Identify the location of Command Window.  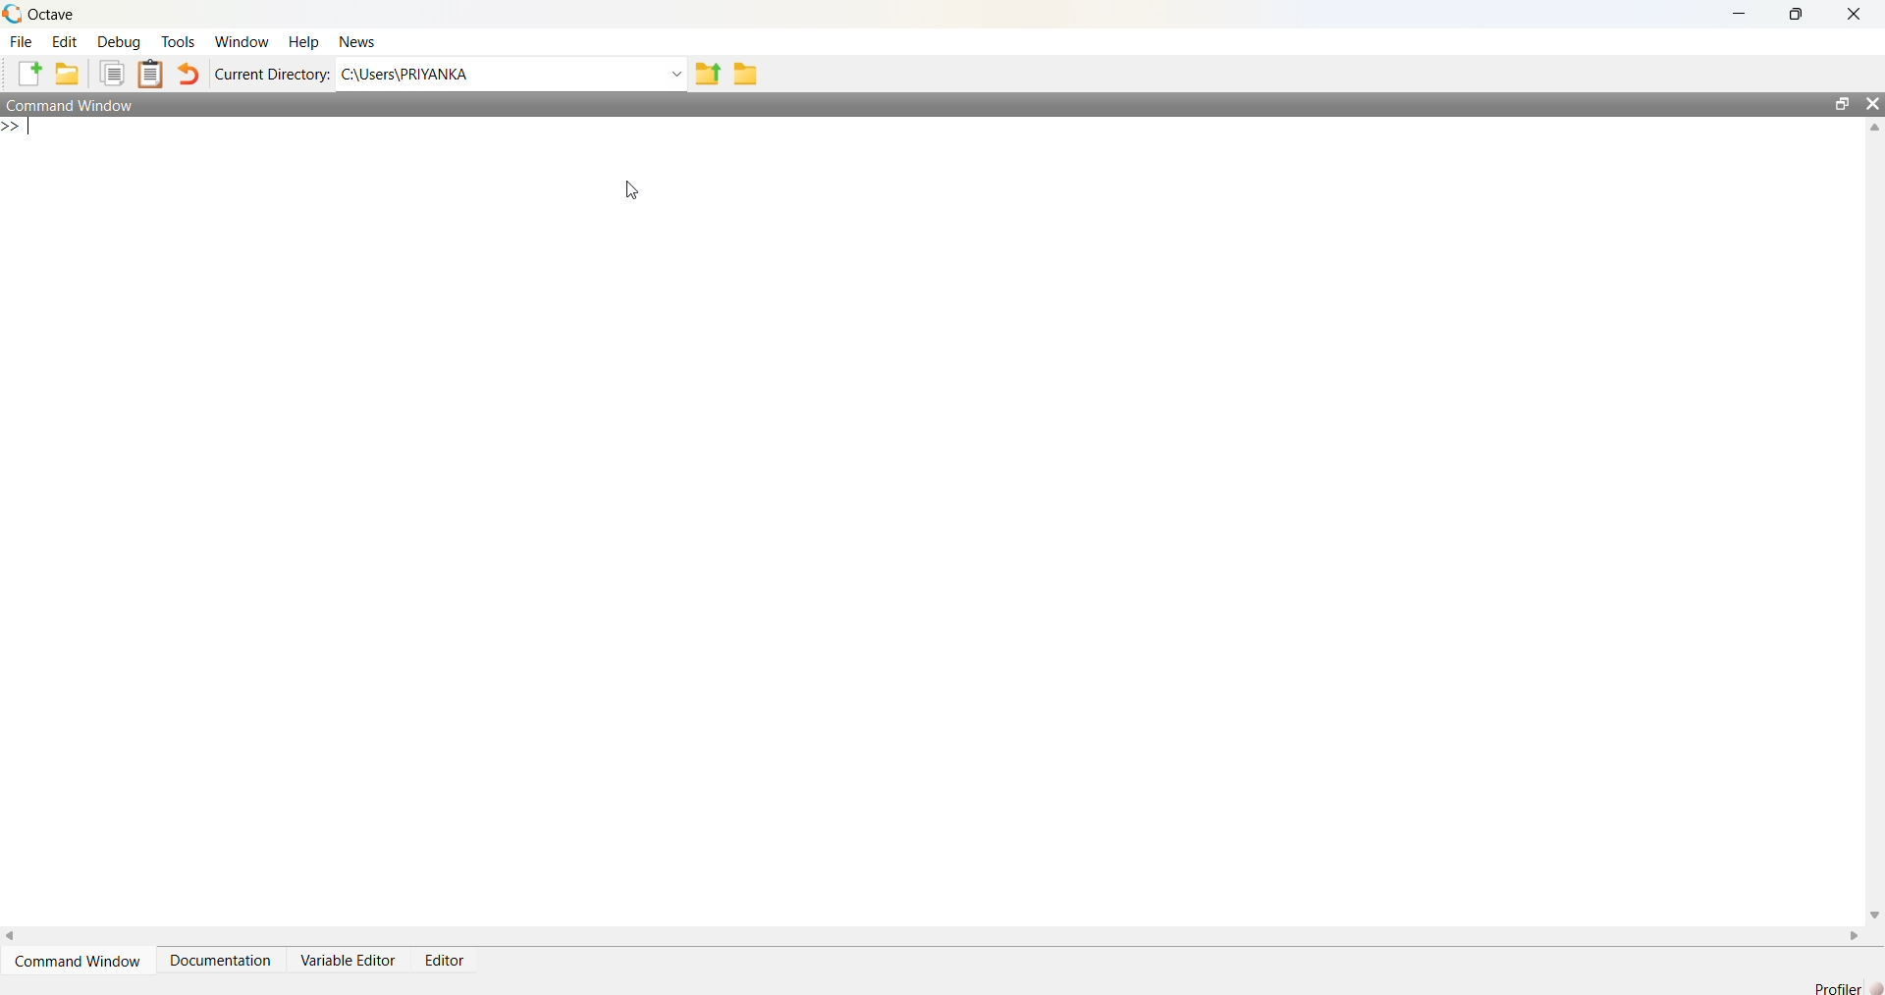
(79, 961).